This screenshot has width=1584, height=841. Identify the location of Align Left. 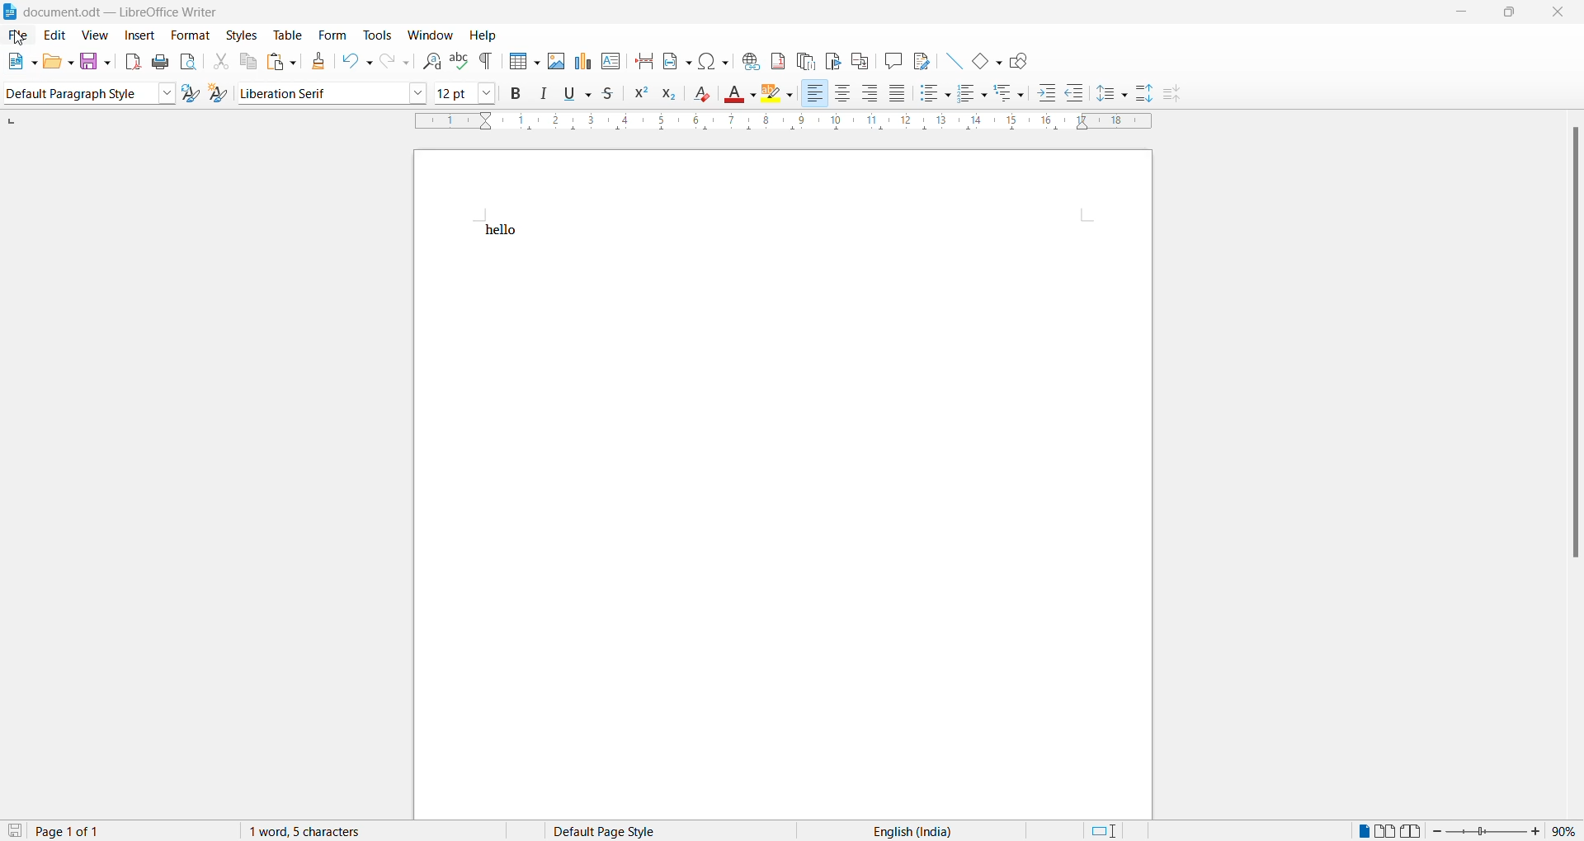
(814, 94).